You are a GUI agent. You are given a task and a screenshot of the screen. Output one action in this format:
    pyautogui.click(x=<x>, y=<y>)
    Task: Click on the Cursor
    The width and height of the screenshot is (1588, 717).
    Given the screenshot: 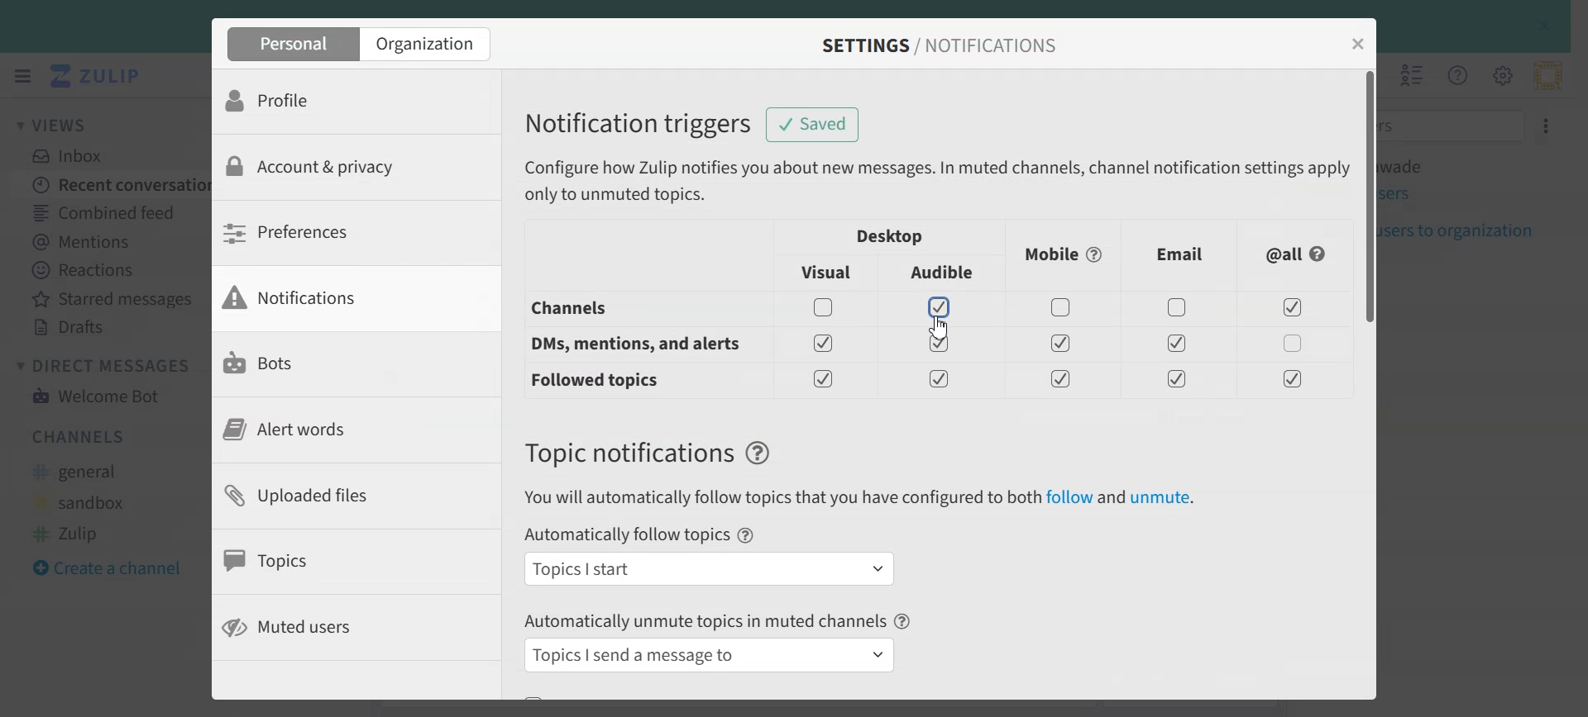 What is the action you would take?
    pyautogui.click(x=939, y=327)
    